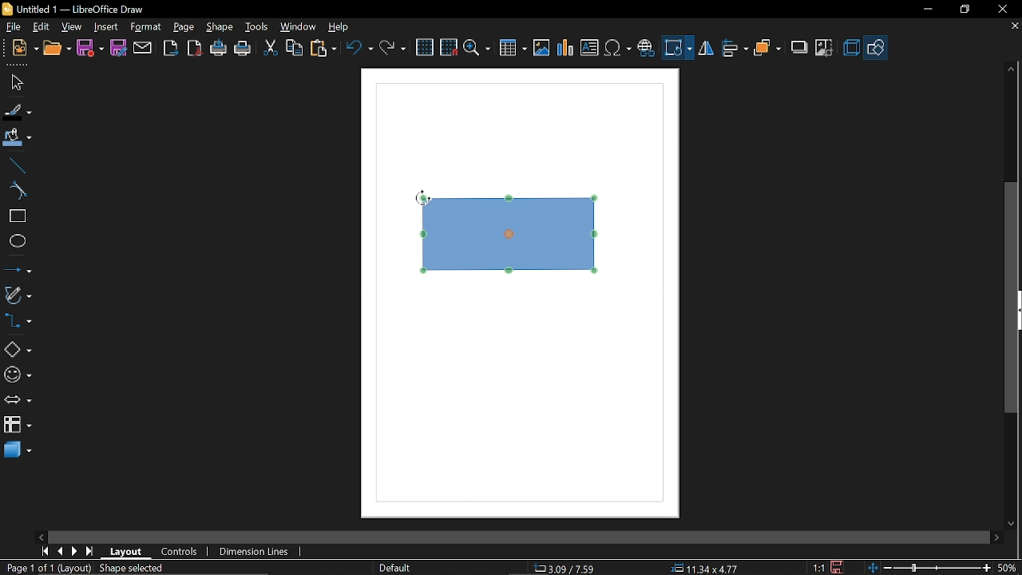 This screenshot has width=1022, height=575. What do you see at coordinates (825, 46) in the screenshot?
I see `crop` at bounding box center [825, 46].